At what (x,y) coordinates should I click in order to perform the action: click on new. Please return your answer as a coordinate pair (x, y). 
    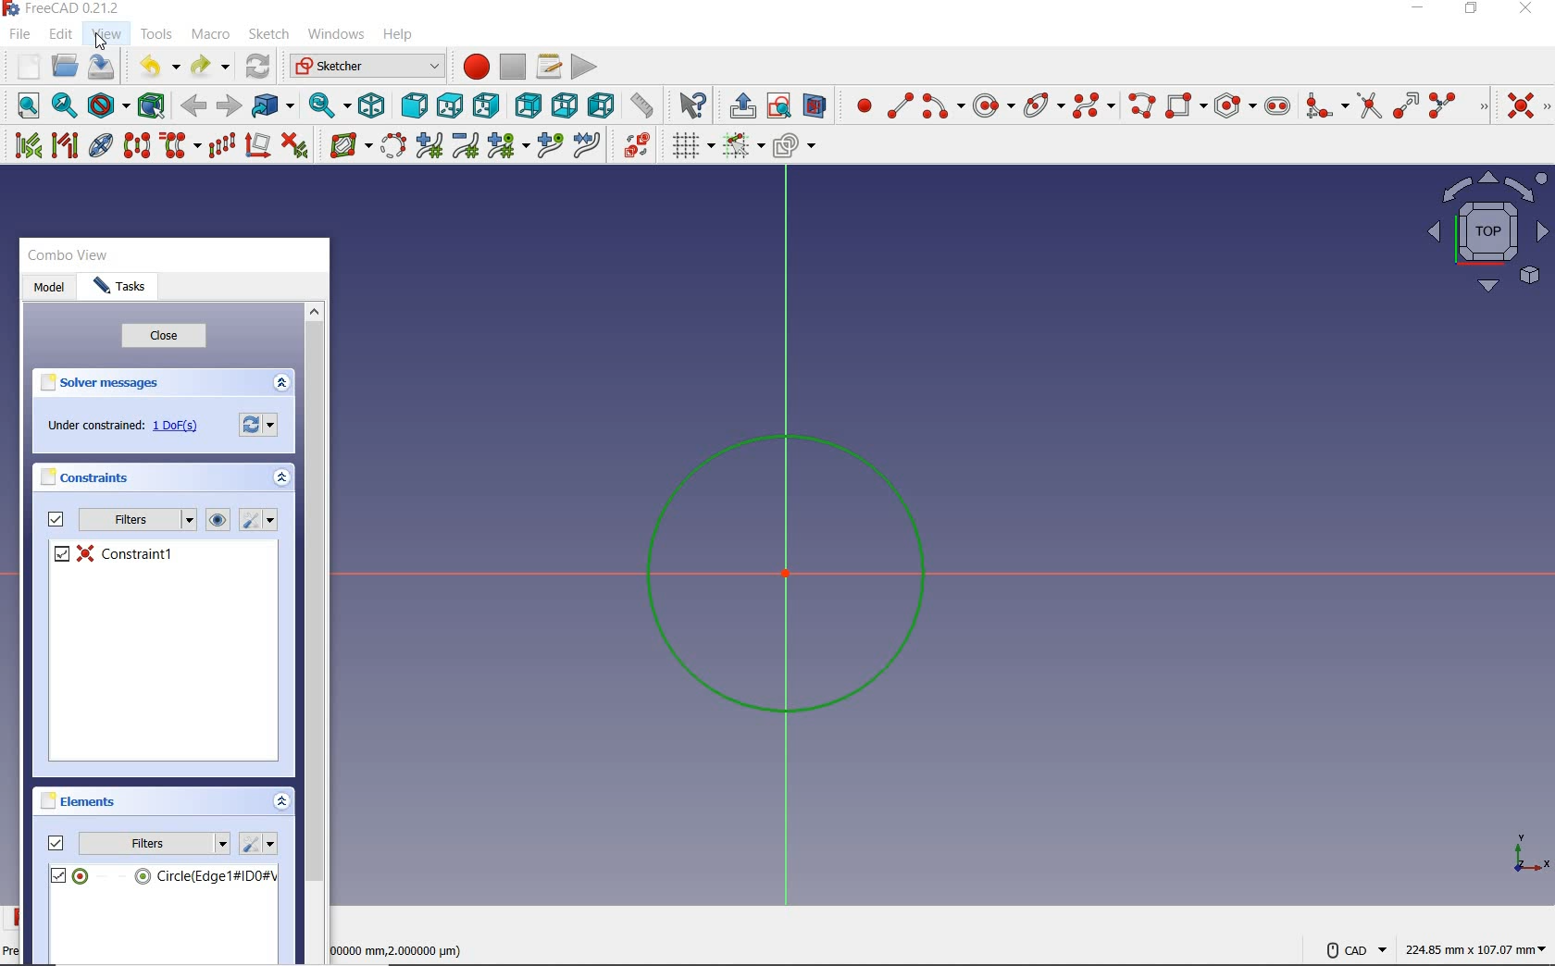
    Looking at the image, I should click on (23, 65).